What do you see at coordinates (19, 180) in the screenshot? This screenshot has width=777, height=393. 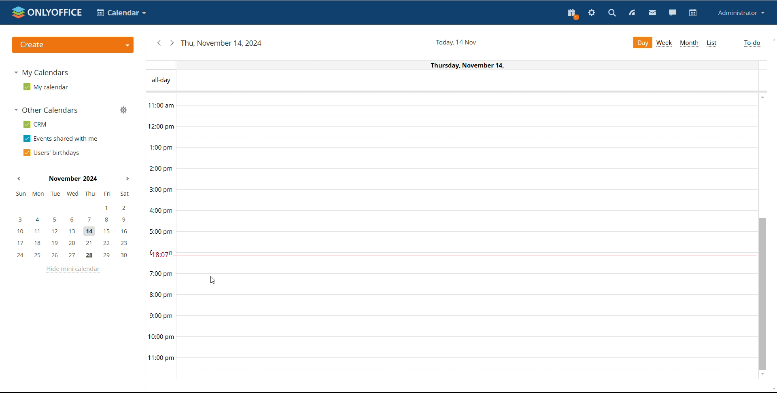 I see `previous month` at bounding box center [19, 180].